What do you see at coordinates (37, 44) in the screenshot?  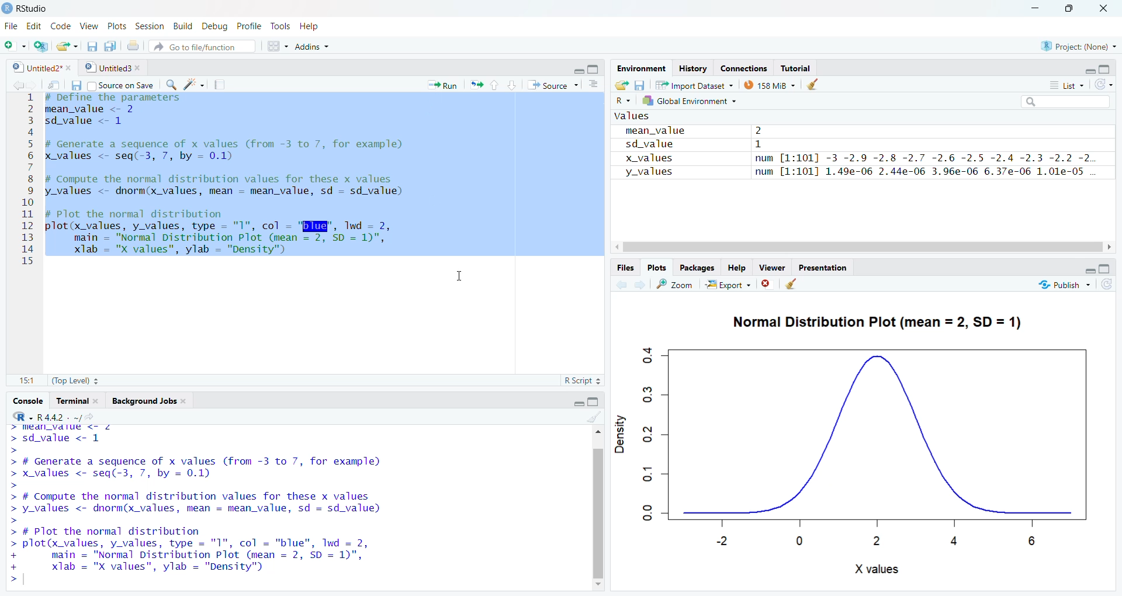 I see `create project` at bounding box center [37, 44].